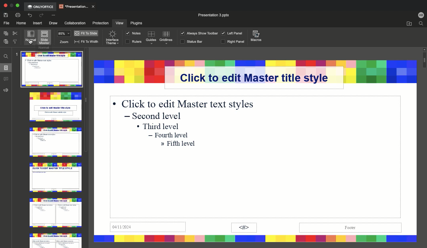 The width and height of the screenshot is (427, 248). Describe the element at coordinates (6, 68) in the screenshot. I see `Slides` at that location.